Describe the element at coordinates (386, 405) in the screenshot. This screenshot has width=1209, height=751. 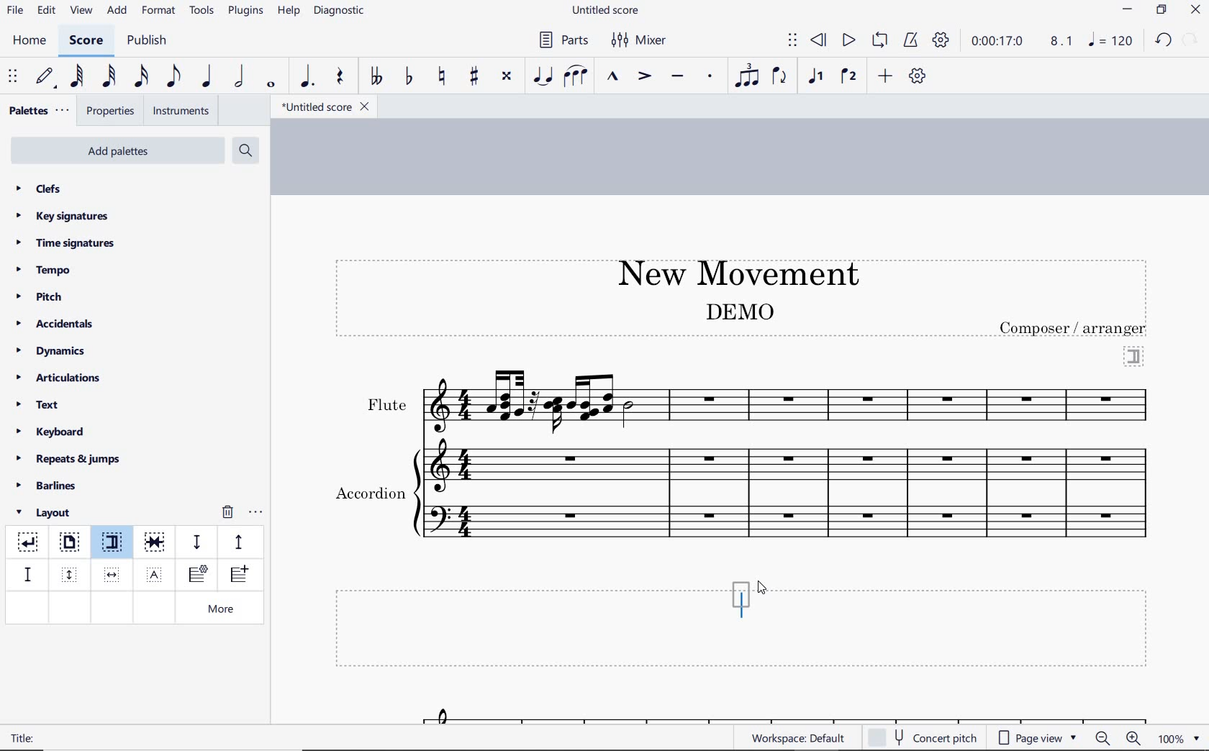
I see `text` at that location.